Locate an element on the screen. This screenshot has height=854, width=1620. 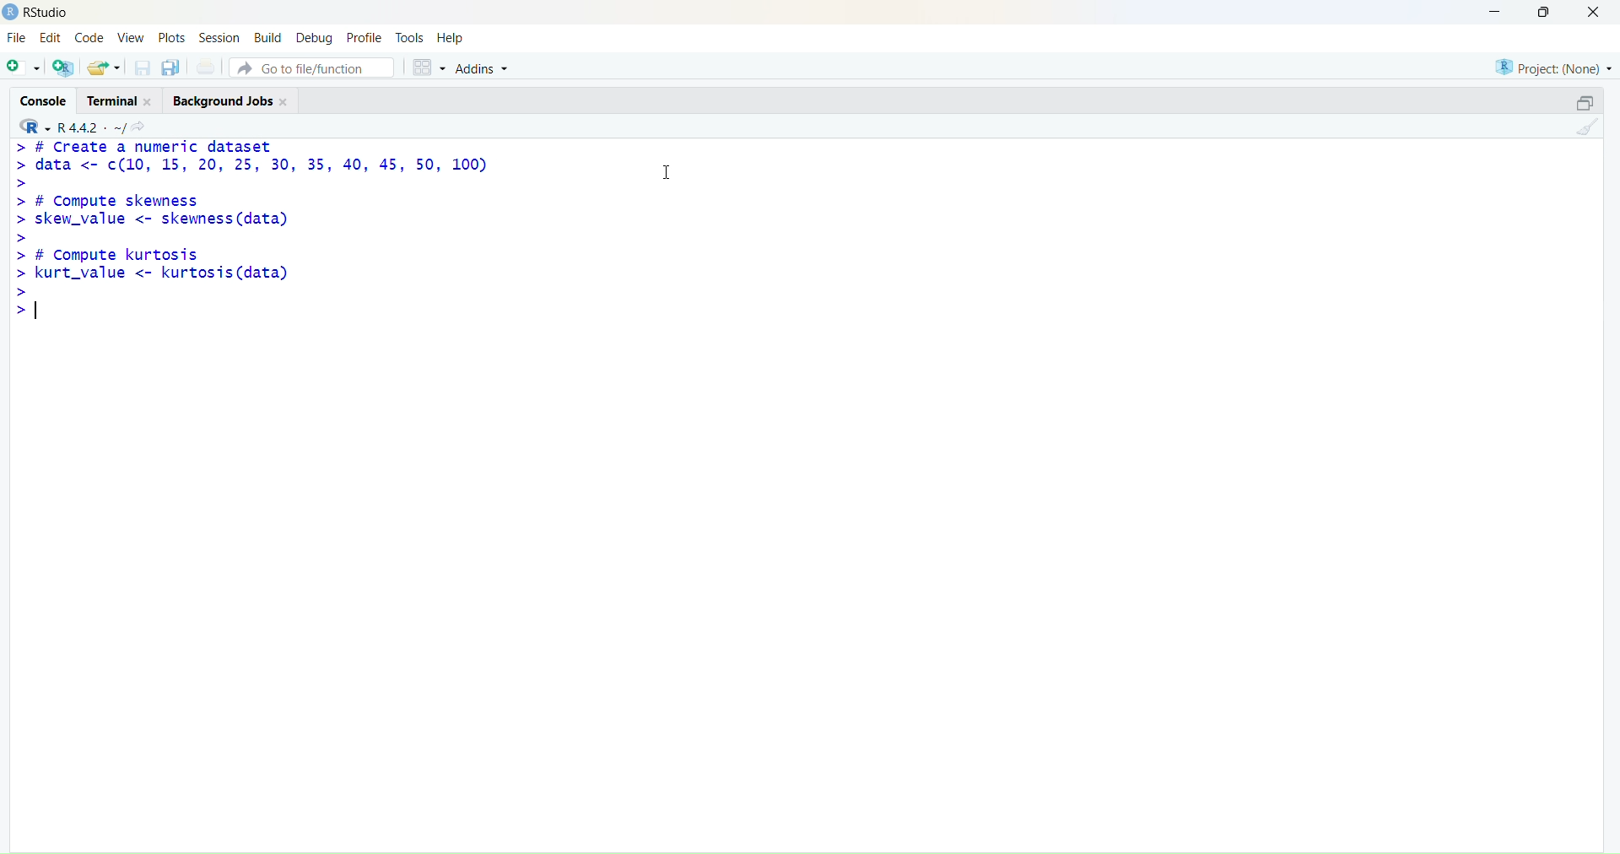
Open an existing file (Ctrl + O) is located at coordinates (105, 67).